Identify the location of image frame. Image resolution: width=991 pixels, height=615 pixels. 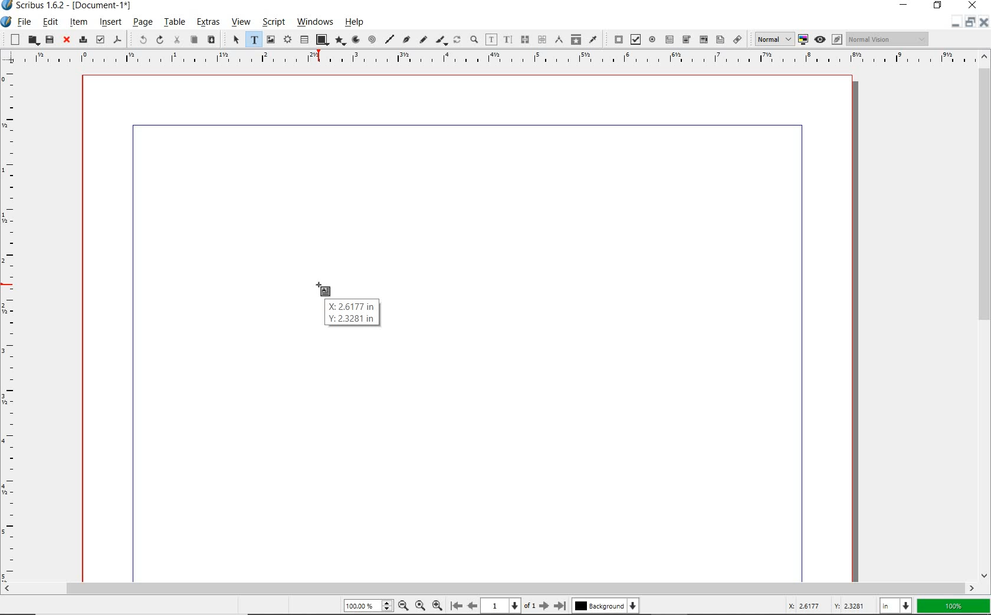
(270, 39).